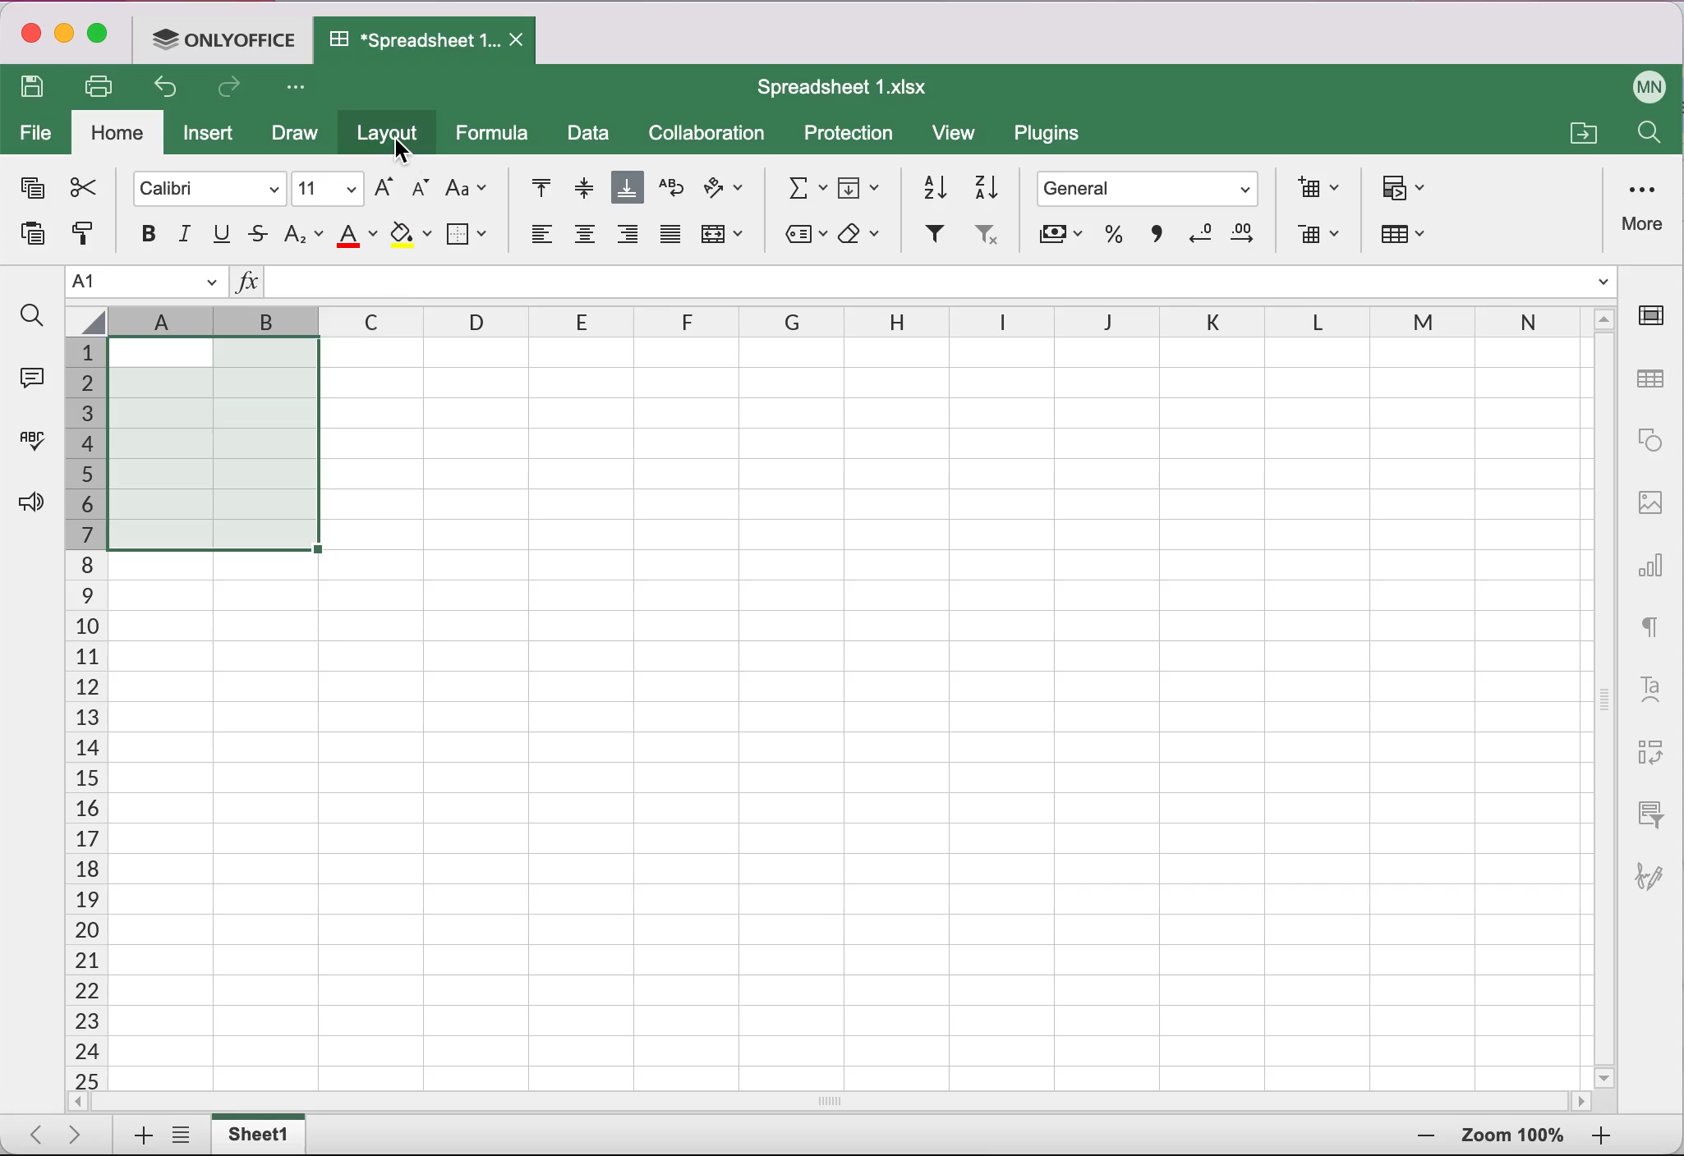  What do you see at coordinates (1650, 687) in the screenshot?
I see `text art` at bounding box center [1650, 687].